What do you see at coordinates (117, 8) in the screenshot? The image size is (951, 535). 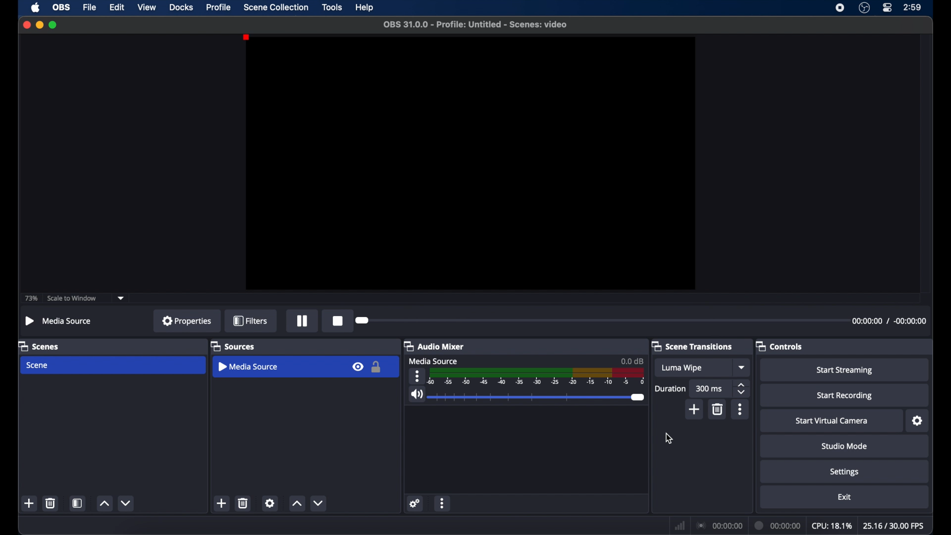 I see `edit` at bounding box center [117, 8].